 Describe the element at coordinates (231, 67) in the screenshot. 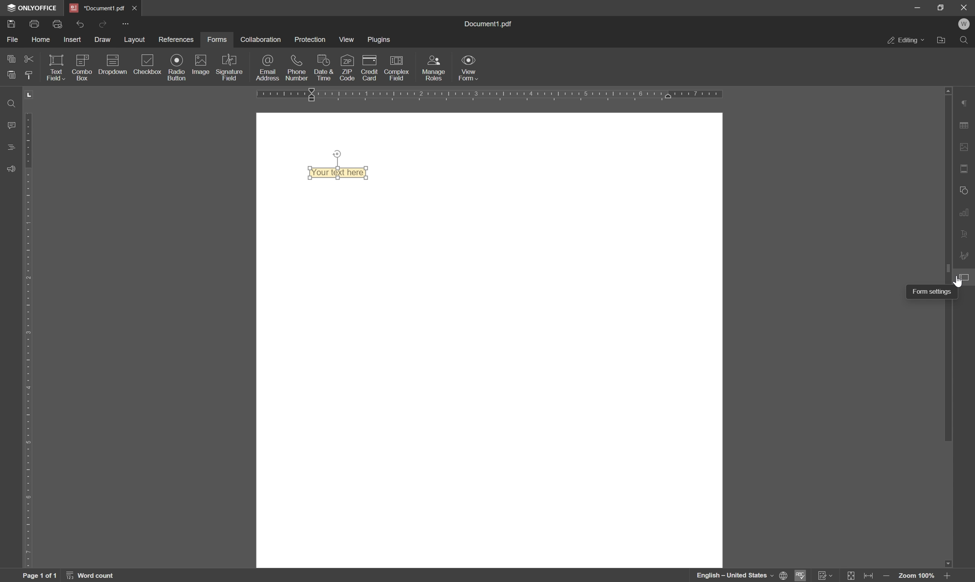

I see `signature field` at that location.